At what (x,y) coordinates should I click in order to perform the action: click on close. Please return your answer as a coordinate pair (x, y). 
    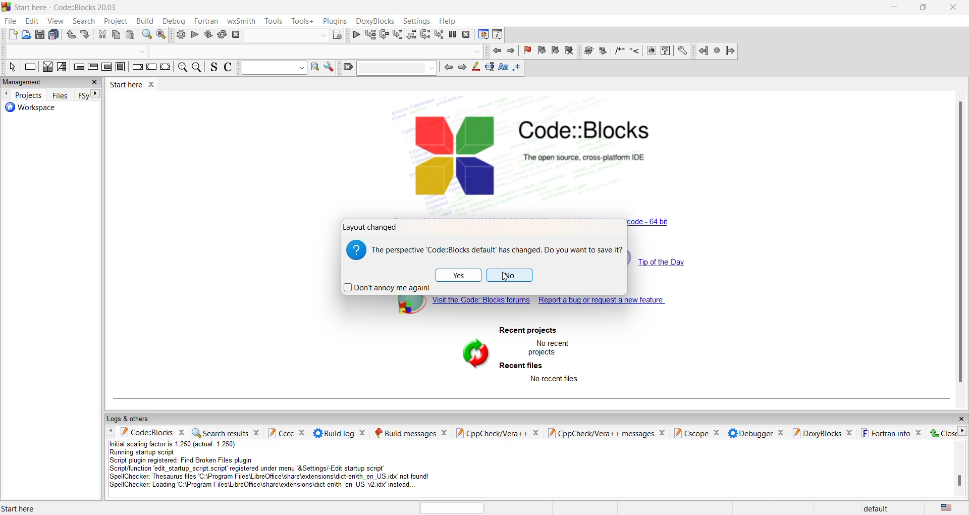
    Looking at the image, I should click on (960, 419).